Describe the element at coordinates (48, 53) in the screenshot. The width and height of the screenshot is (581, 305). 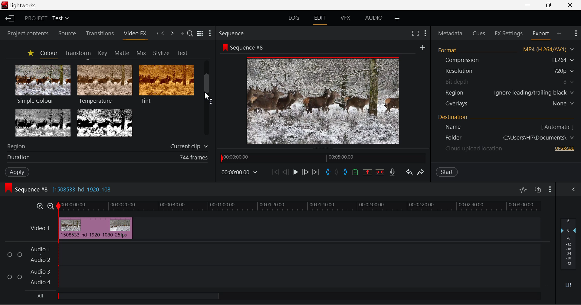
I see `Colour` at that location.